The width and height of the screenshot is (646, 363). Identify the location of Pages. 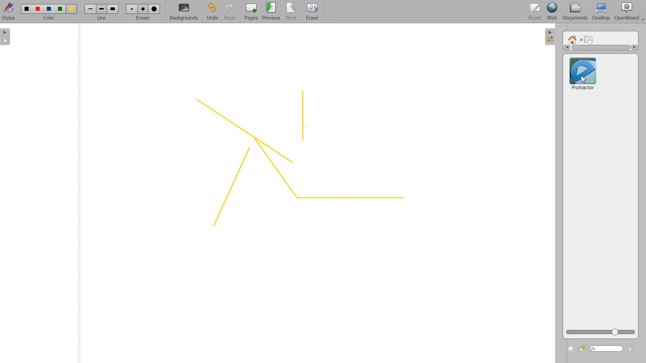
(250, 12).